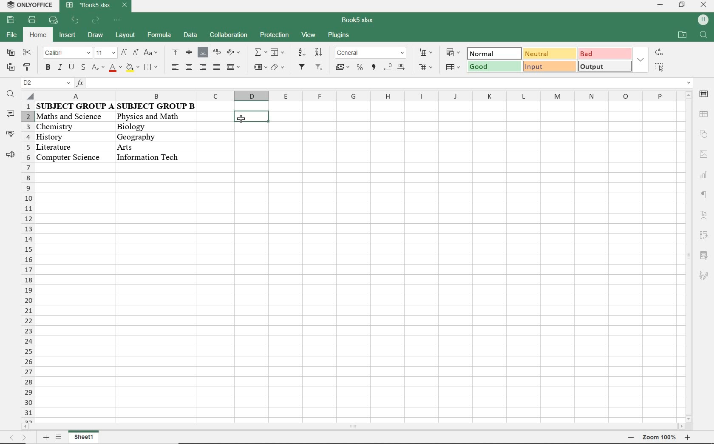 Image resolution: width=714 pixels, height=444 pixels. What do you see at coordinates (703, 5) in the screenshot?
I see `close` at bounding box center [703, 5].